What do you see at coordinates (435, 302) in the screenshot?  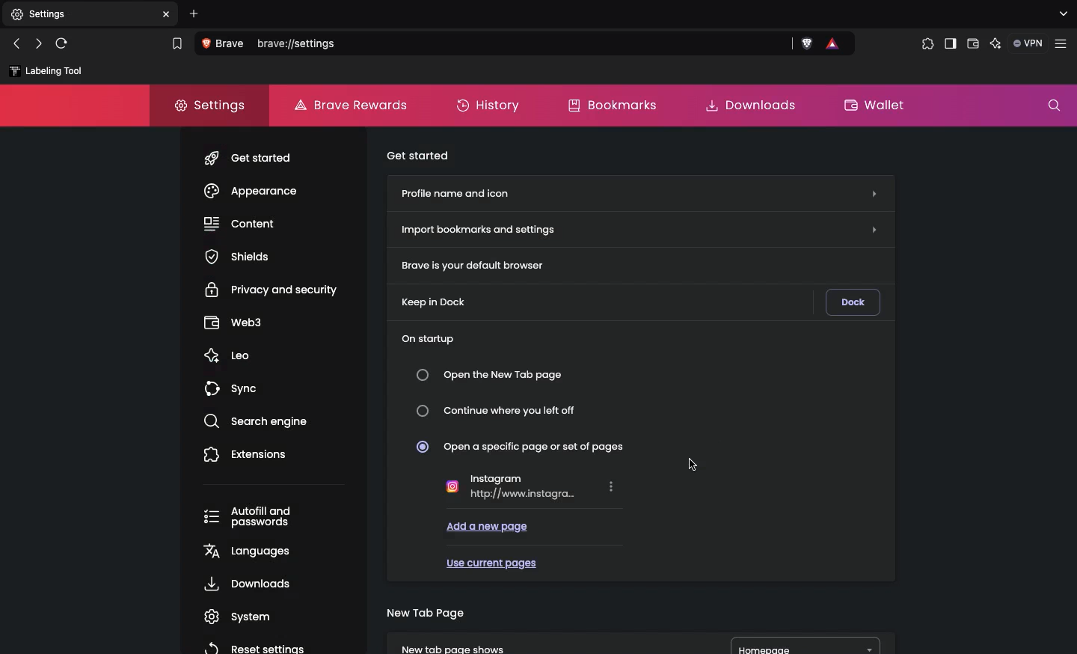 I see `Keep in dock` at bounding box center [435, 302].